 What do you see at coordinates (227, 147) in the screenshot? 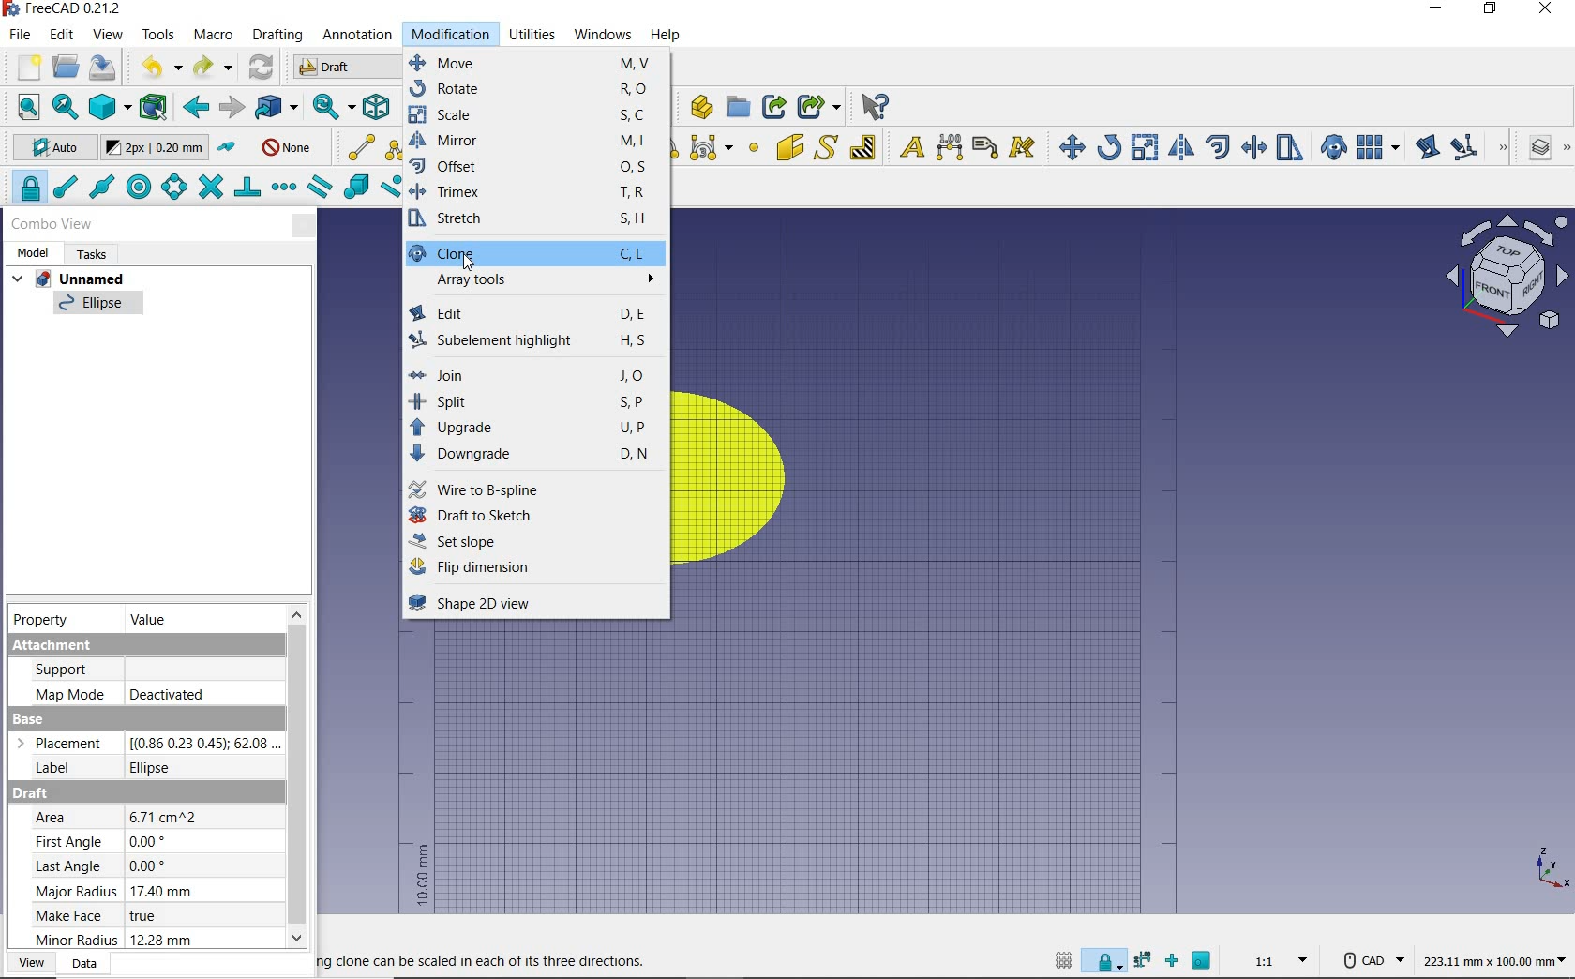
I see `toggle construction mode` at bounding box center [227, 147].